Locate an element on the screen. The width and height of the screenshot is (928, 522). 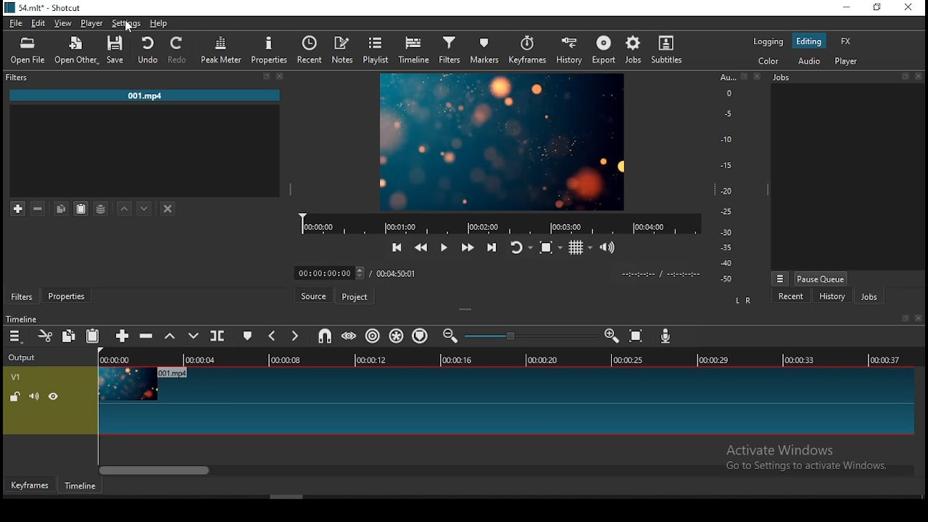
open other is located at coordinates (78, 49).